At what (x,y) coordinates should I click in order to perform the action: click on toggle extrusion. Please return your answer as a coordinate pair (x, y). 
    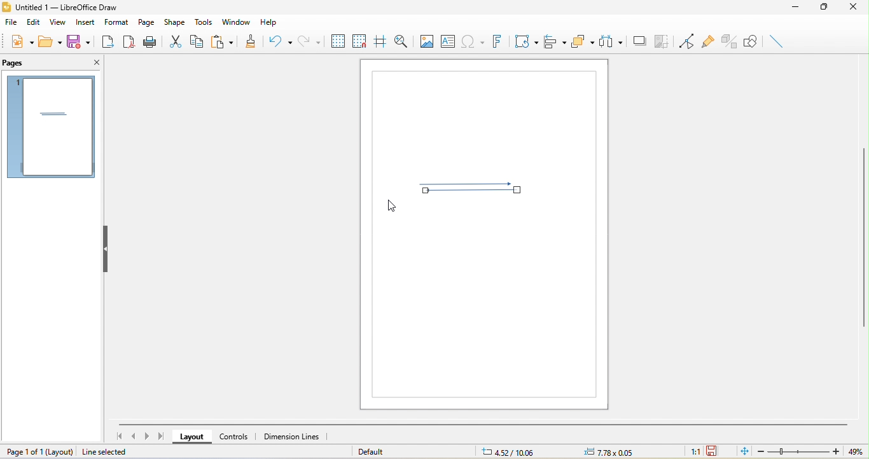
    Looking at the image, I should click on (729, 41).